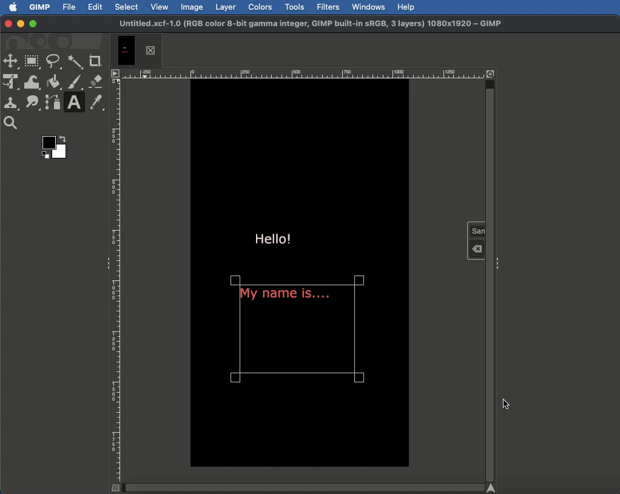 The width and height of the screenshot is (620, 494). Describe the element at coordinates (116, 74) in the screenshot. I see `Options` at that location.